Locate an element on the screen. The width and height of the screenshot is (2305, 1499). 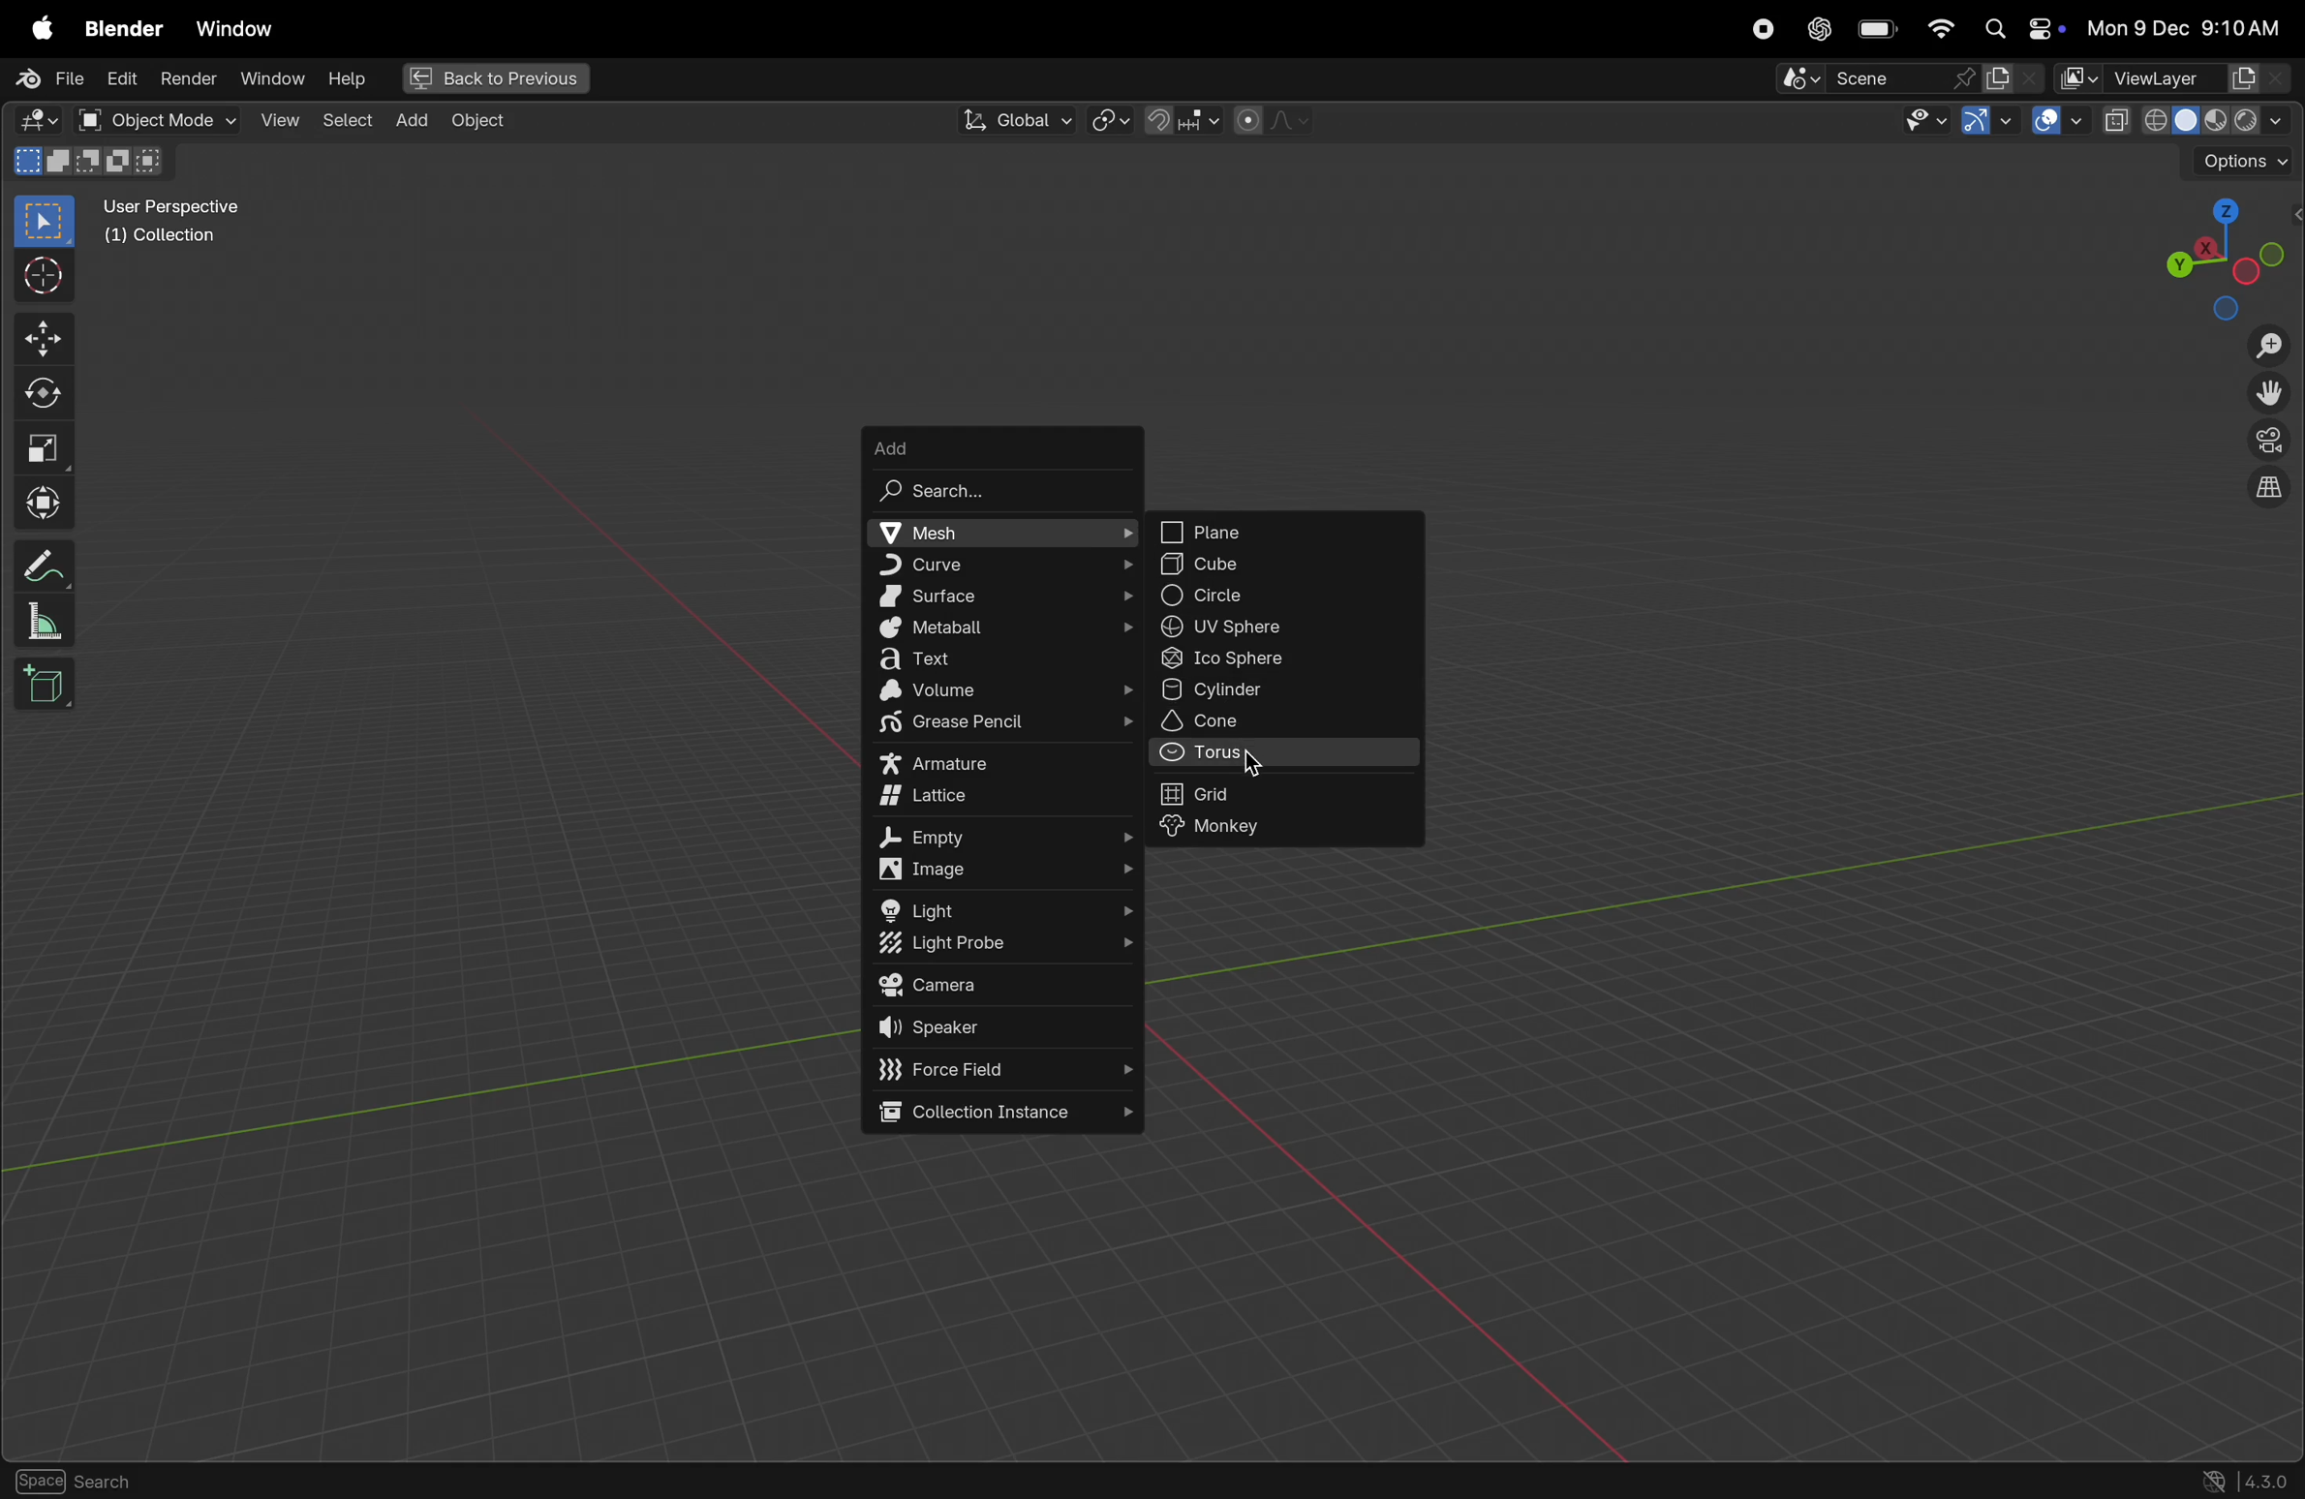
circlr is located at coordinates (1284, 596).